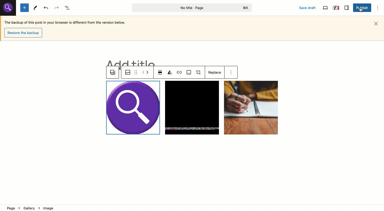  Describe the element at coordinates (308, 8) in the screenshot. I see `Save draft` at that location.